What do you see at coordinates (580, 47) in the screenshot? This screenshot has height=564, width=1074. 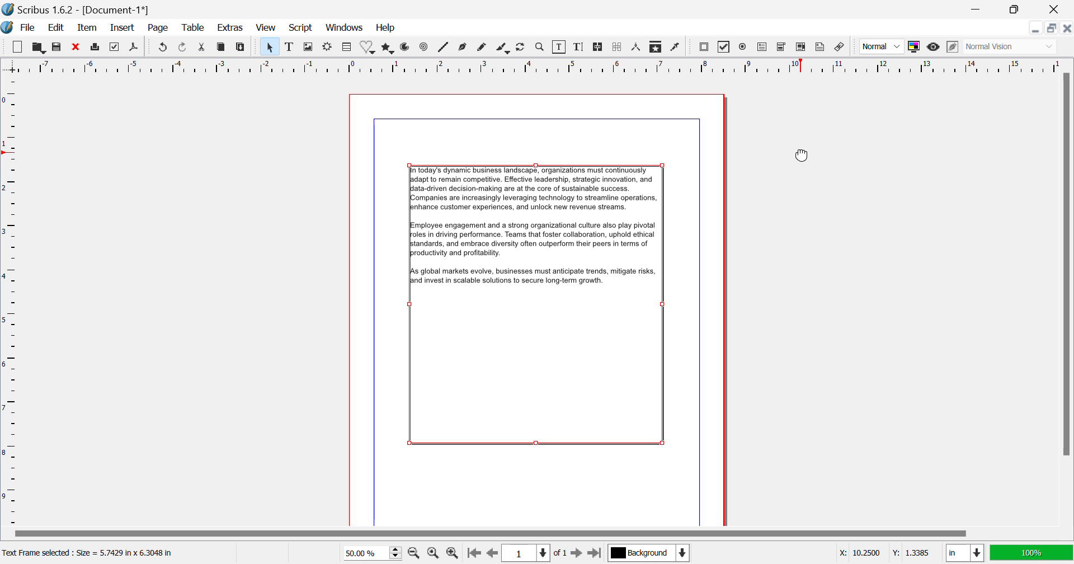 I see `Edit Text with Story Editor` at bounding box center [580, 47].